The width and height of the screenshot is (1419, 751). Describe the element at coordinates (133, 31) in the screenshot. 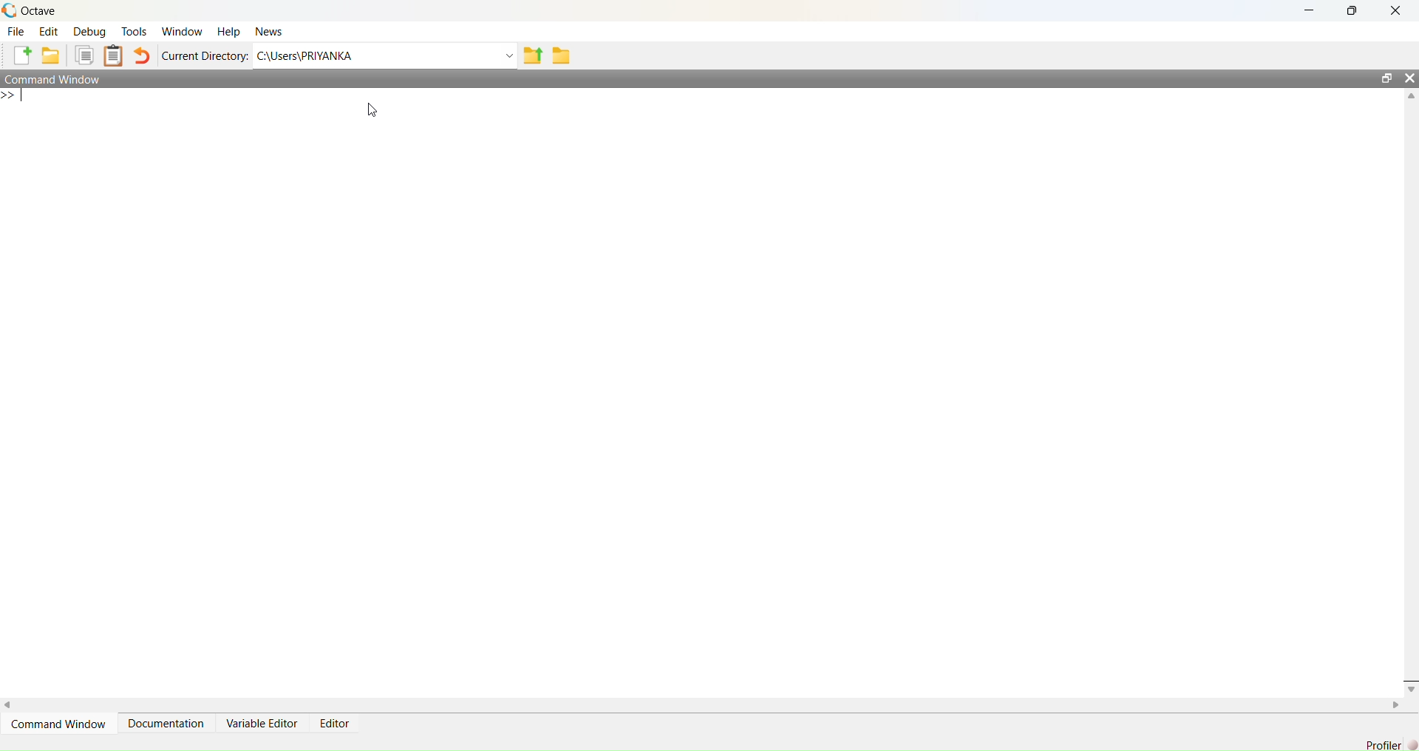

I see `Tools` at that location.